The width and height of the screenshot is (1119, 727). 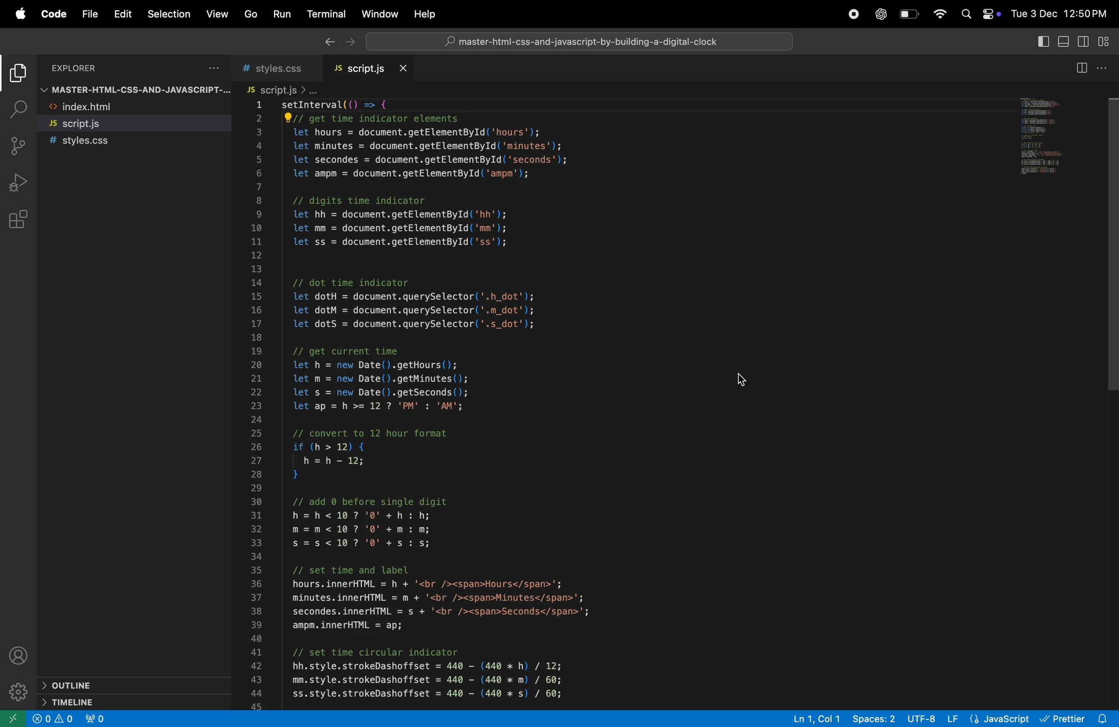 I want to click on script.js, so click(x=137, y=124).